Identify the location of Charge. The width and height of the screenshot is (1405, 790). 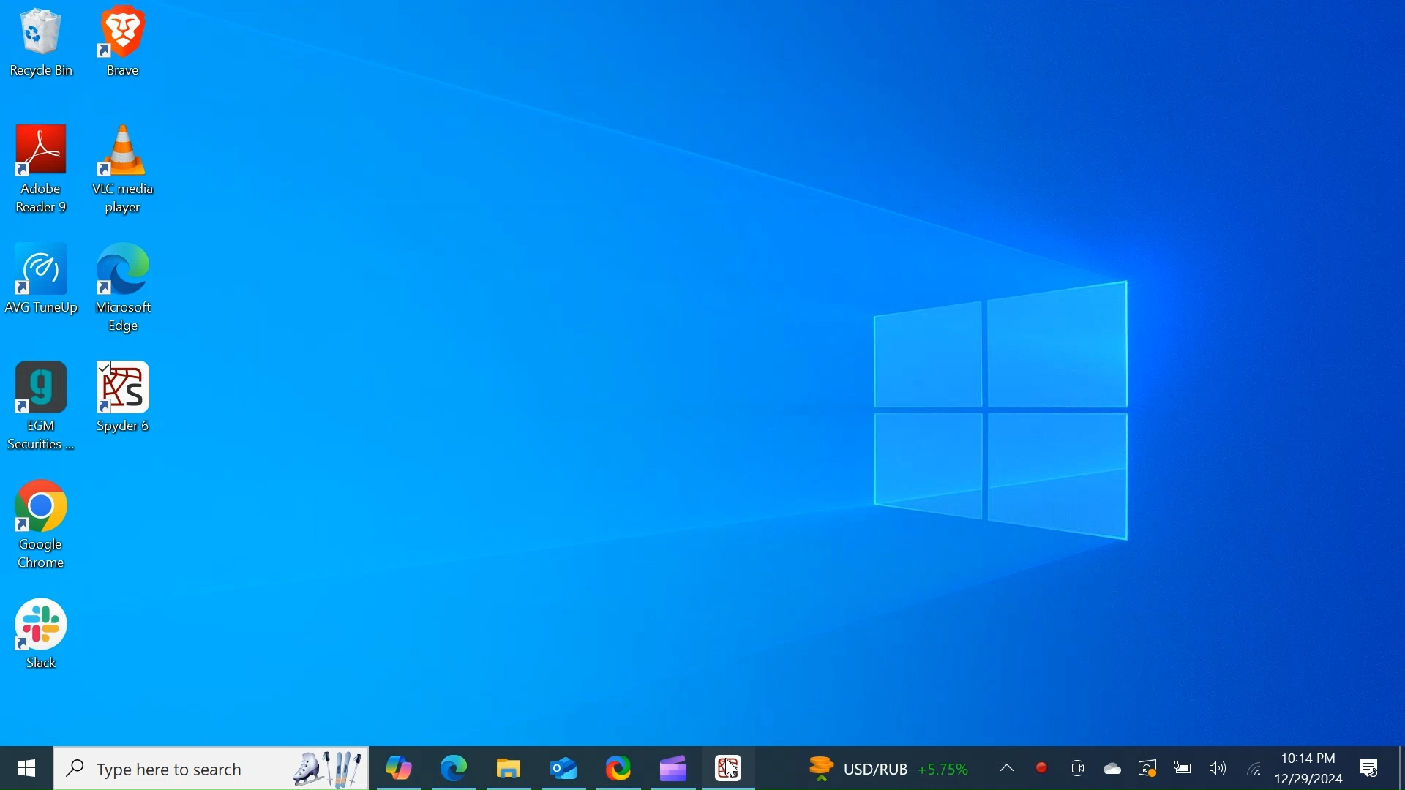
(1183, 767).